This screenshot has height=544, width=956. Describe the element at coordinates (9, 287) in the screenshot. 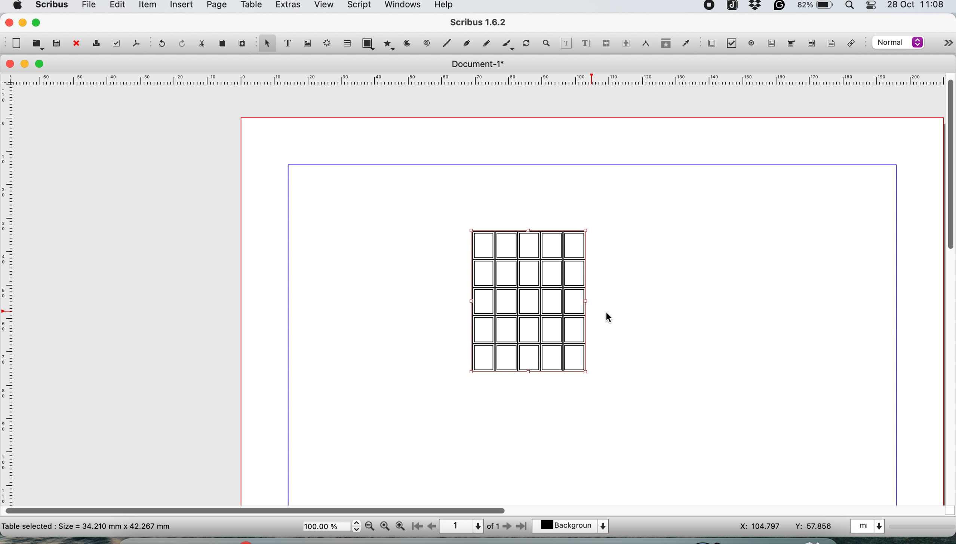

I see `vertical scale` at that location.